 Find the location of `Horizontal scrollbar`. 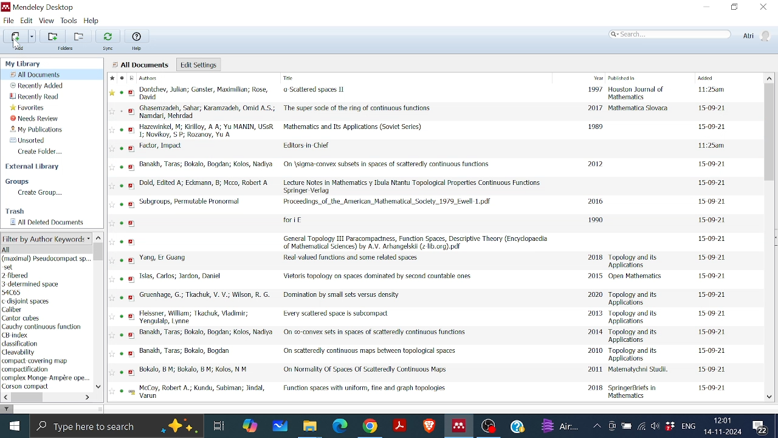

Horizontal scrollbar is located at coordinates (28, 397).